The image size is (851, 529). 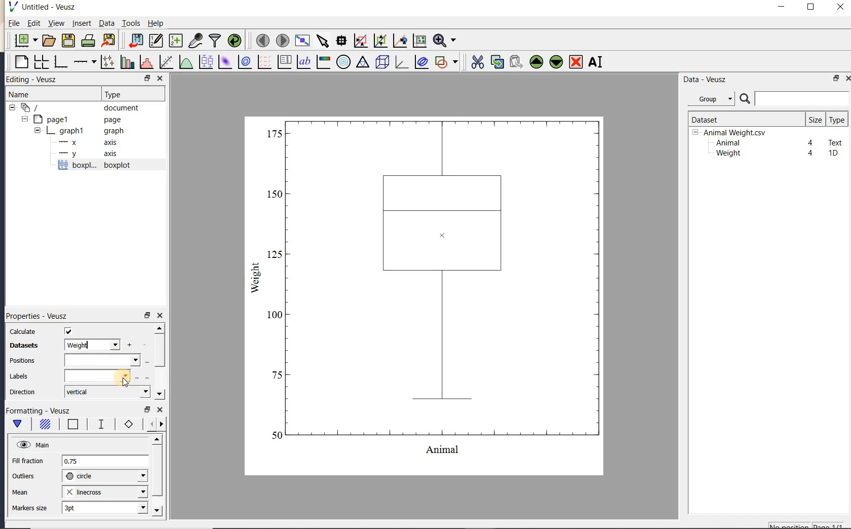 What do you see at coordinates (104, 507) in the screenshot?
I see `3pt` at bounding box center [104, 507].